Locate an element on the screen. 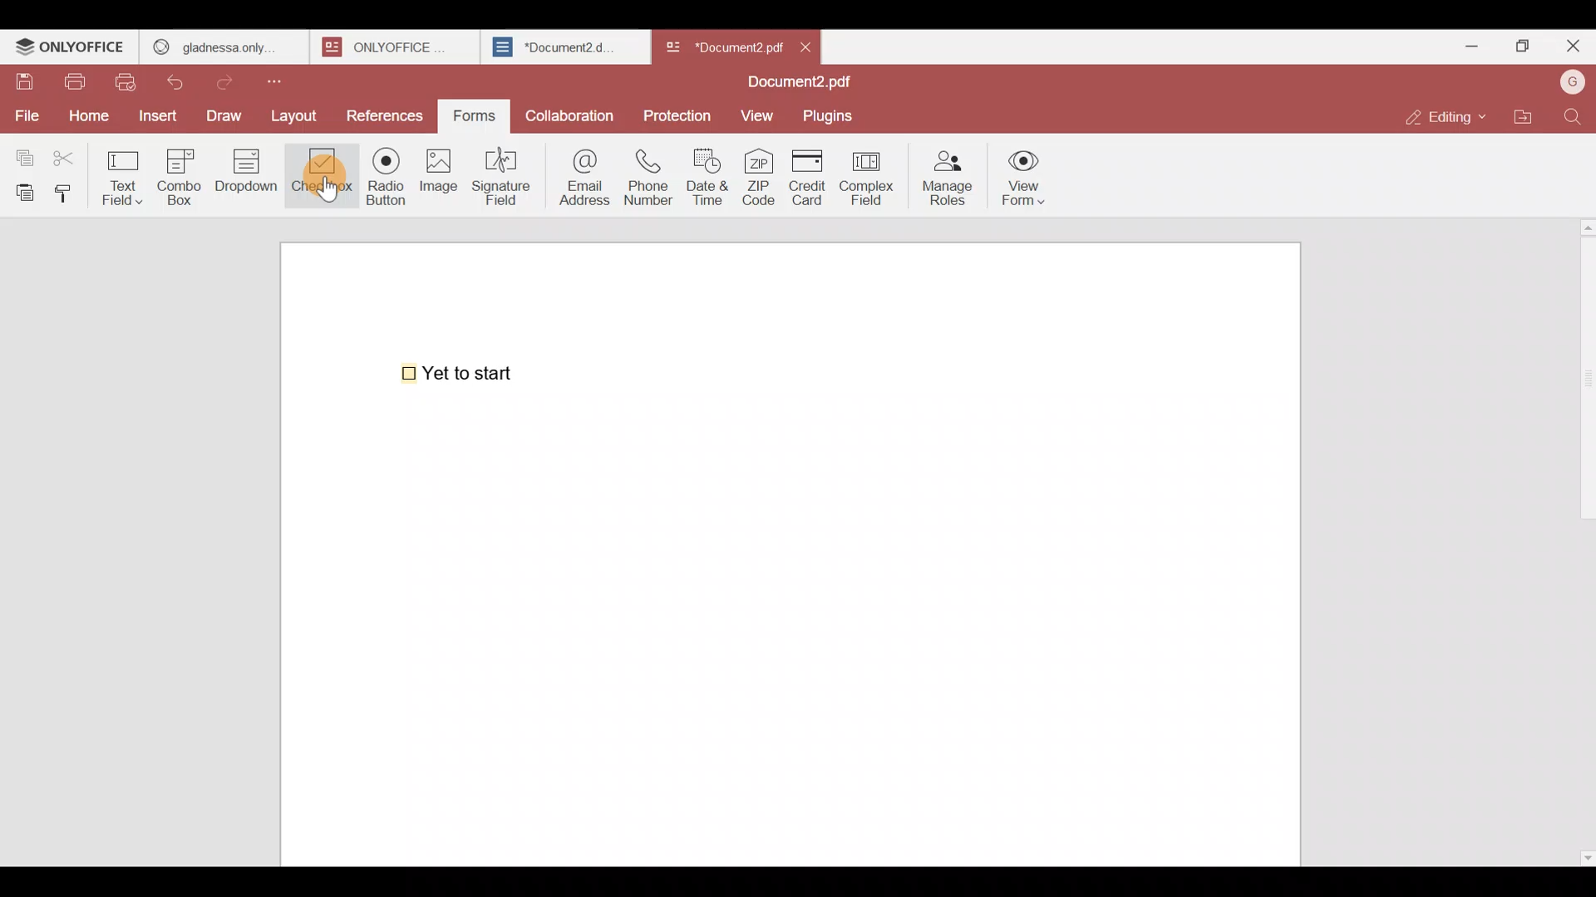 Image resolution: width=1596 pixels, height=897 pixels. Yet to start is located at coordinates (461, 371).